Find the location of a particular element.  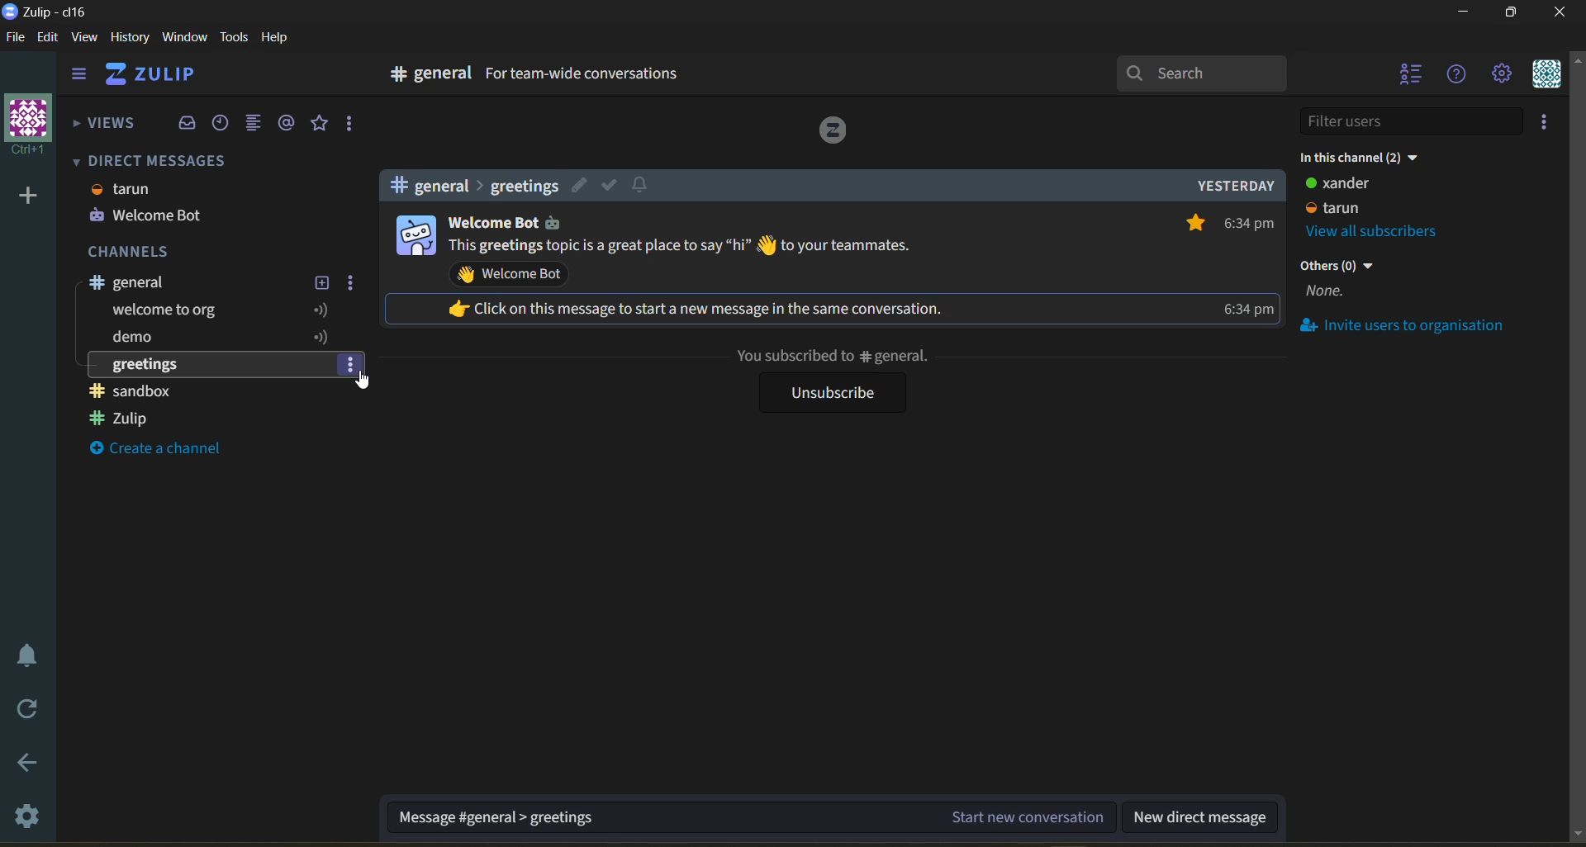

greetings is located at coordinates (152, 365).